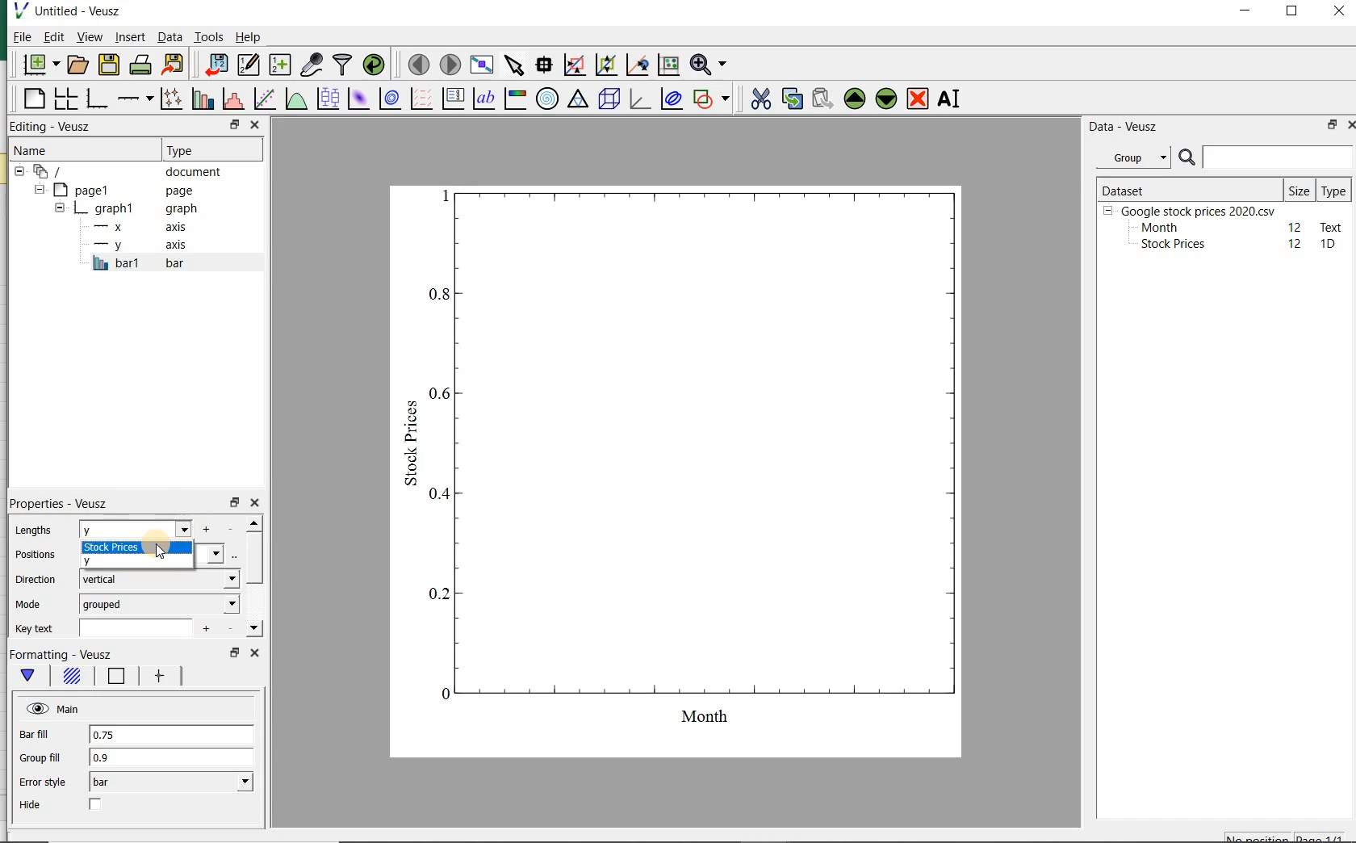  I want to click on vertical, so click(159, 580).